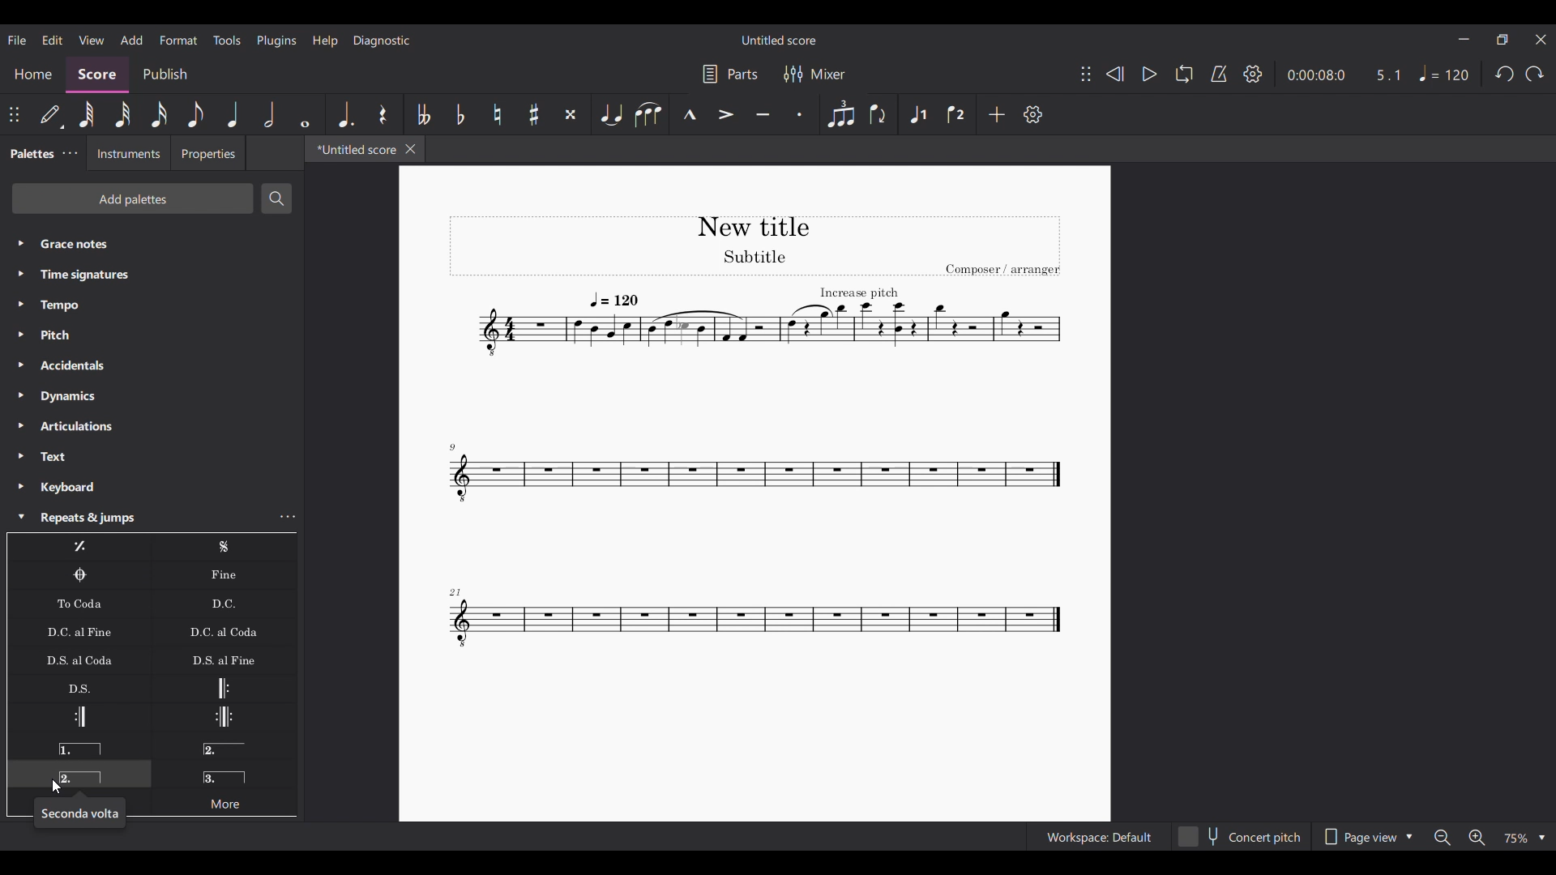 This screenshot has width=1556, height=875. What do you see at coordinates (32, 74) in the screenshot?
I see `Home section` at bounding box center [32, 74].